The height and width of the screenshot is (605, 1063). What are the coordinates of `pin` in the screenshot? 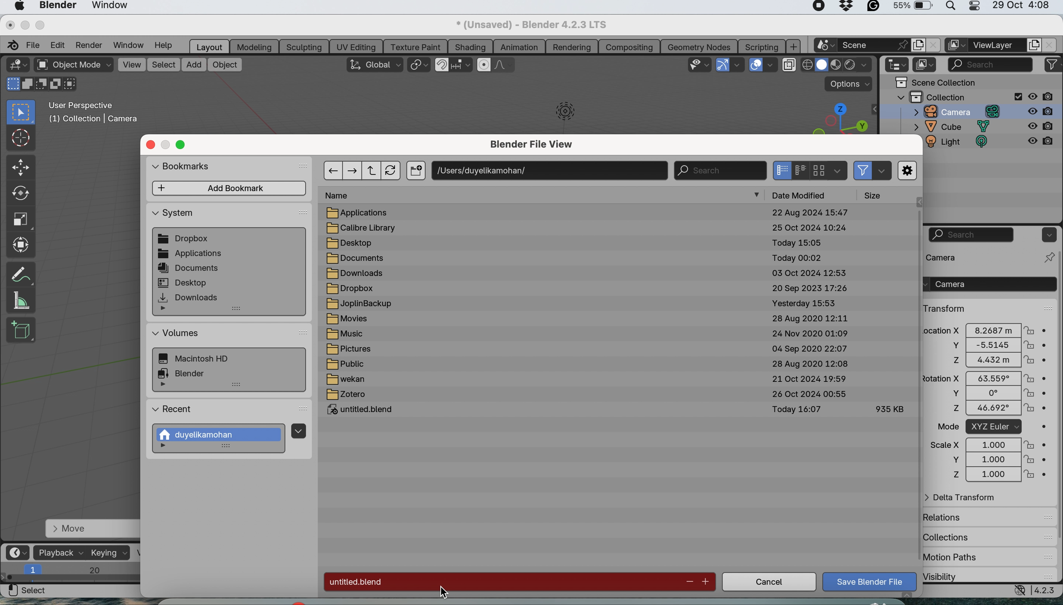 It's located at (1048, 257).